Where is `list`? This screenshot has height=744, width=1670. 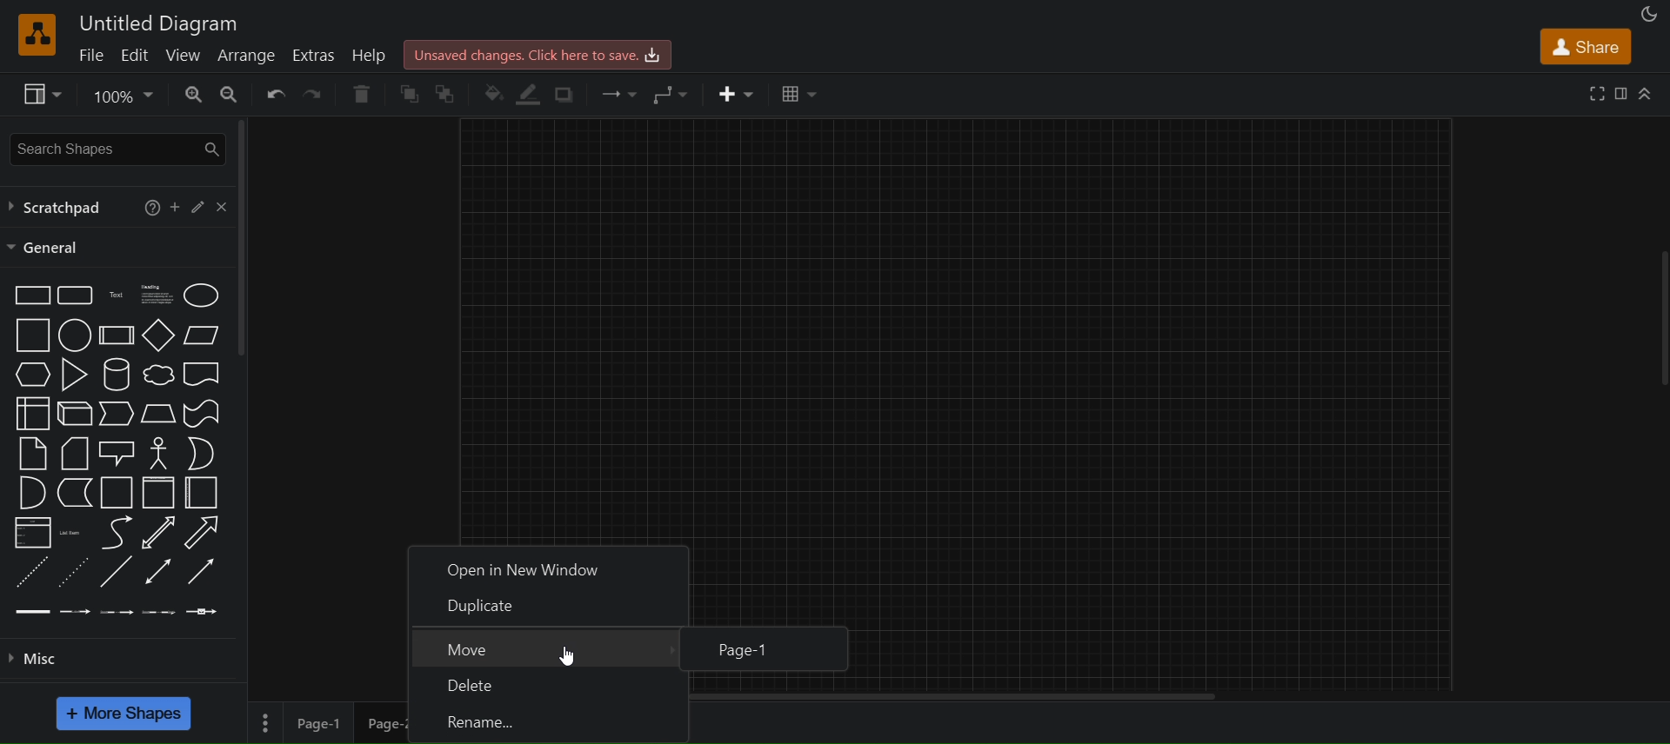 list is located at coordinates (31, 531).